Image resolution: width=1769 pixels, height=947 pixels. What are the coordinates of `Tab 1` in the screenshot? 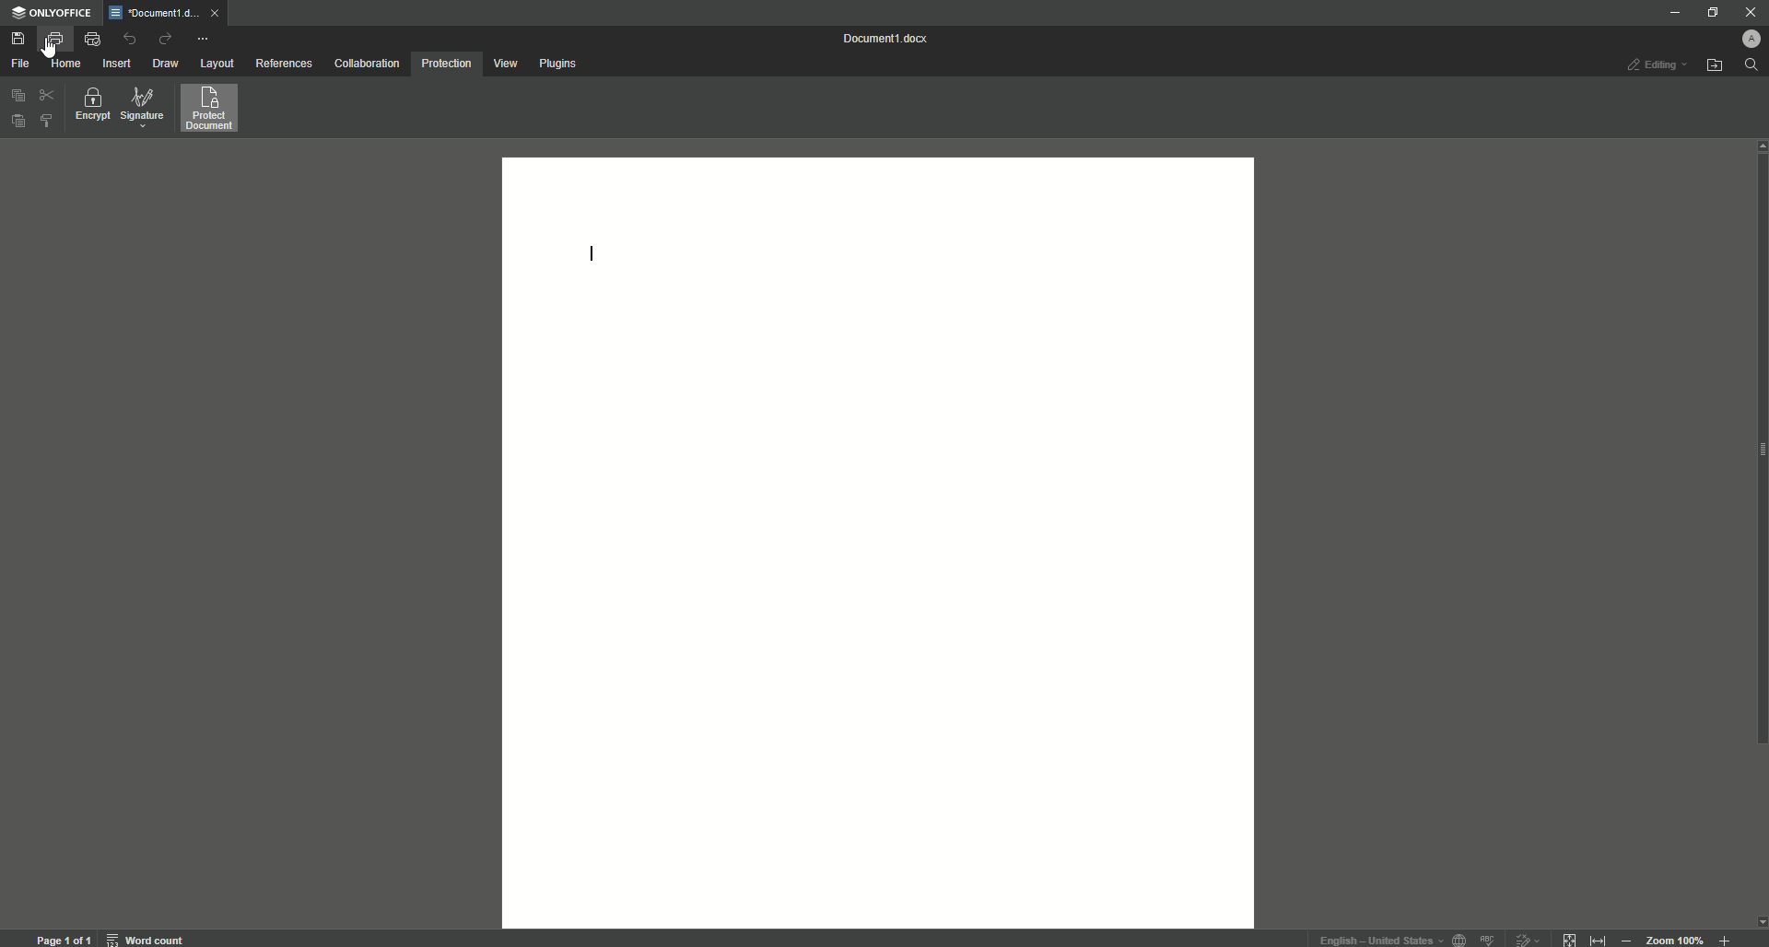 It's located at (155, 15).